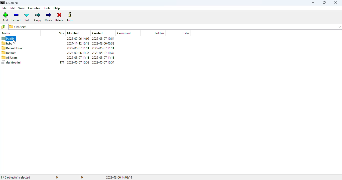 This screenshot has height=180, width=342. What do you see at coordinates (4, 8) in the screenshot?
I see `file` at bounding box center [4, 8].